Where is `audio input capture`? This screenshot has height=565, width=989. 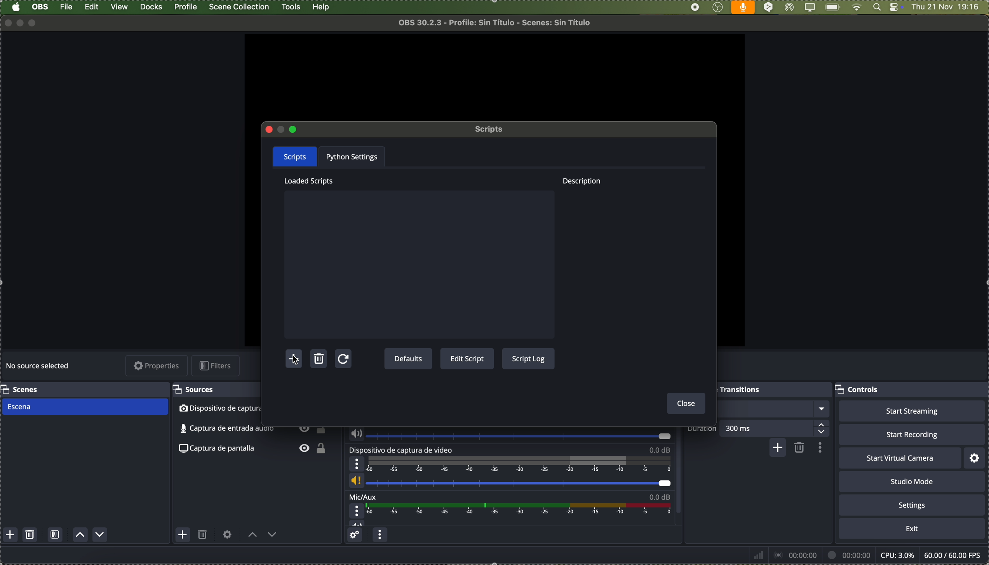
audio input capture is located at coordinates (508, 436).